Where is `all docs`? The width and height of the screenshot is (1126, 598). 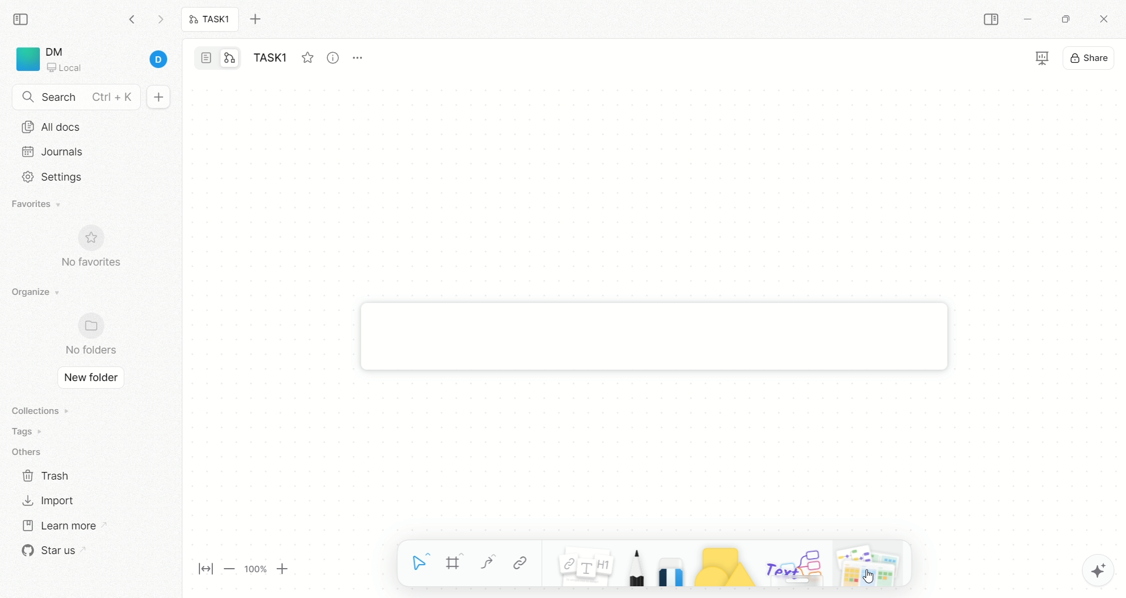 all docs is located at coordinates (51, 127).